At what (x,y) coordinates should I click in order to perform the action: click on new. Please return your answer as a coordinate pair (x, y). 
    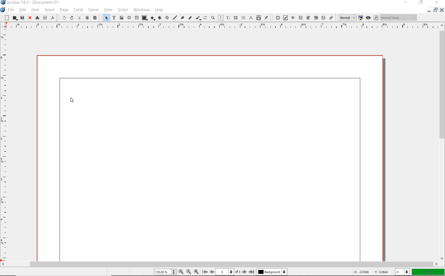
    Looking at the image, I should click on (6, 17).